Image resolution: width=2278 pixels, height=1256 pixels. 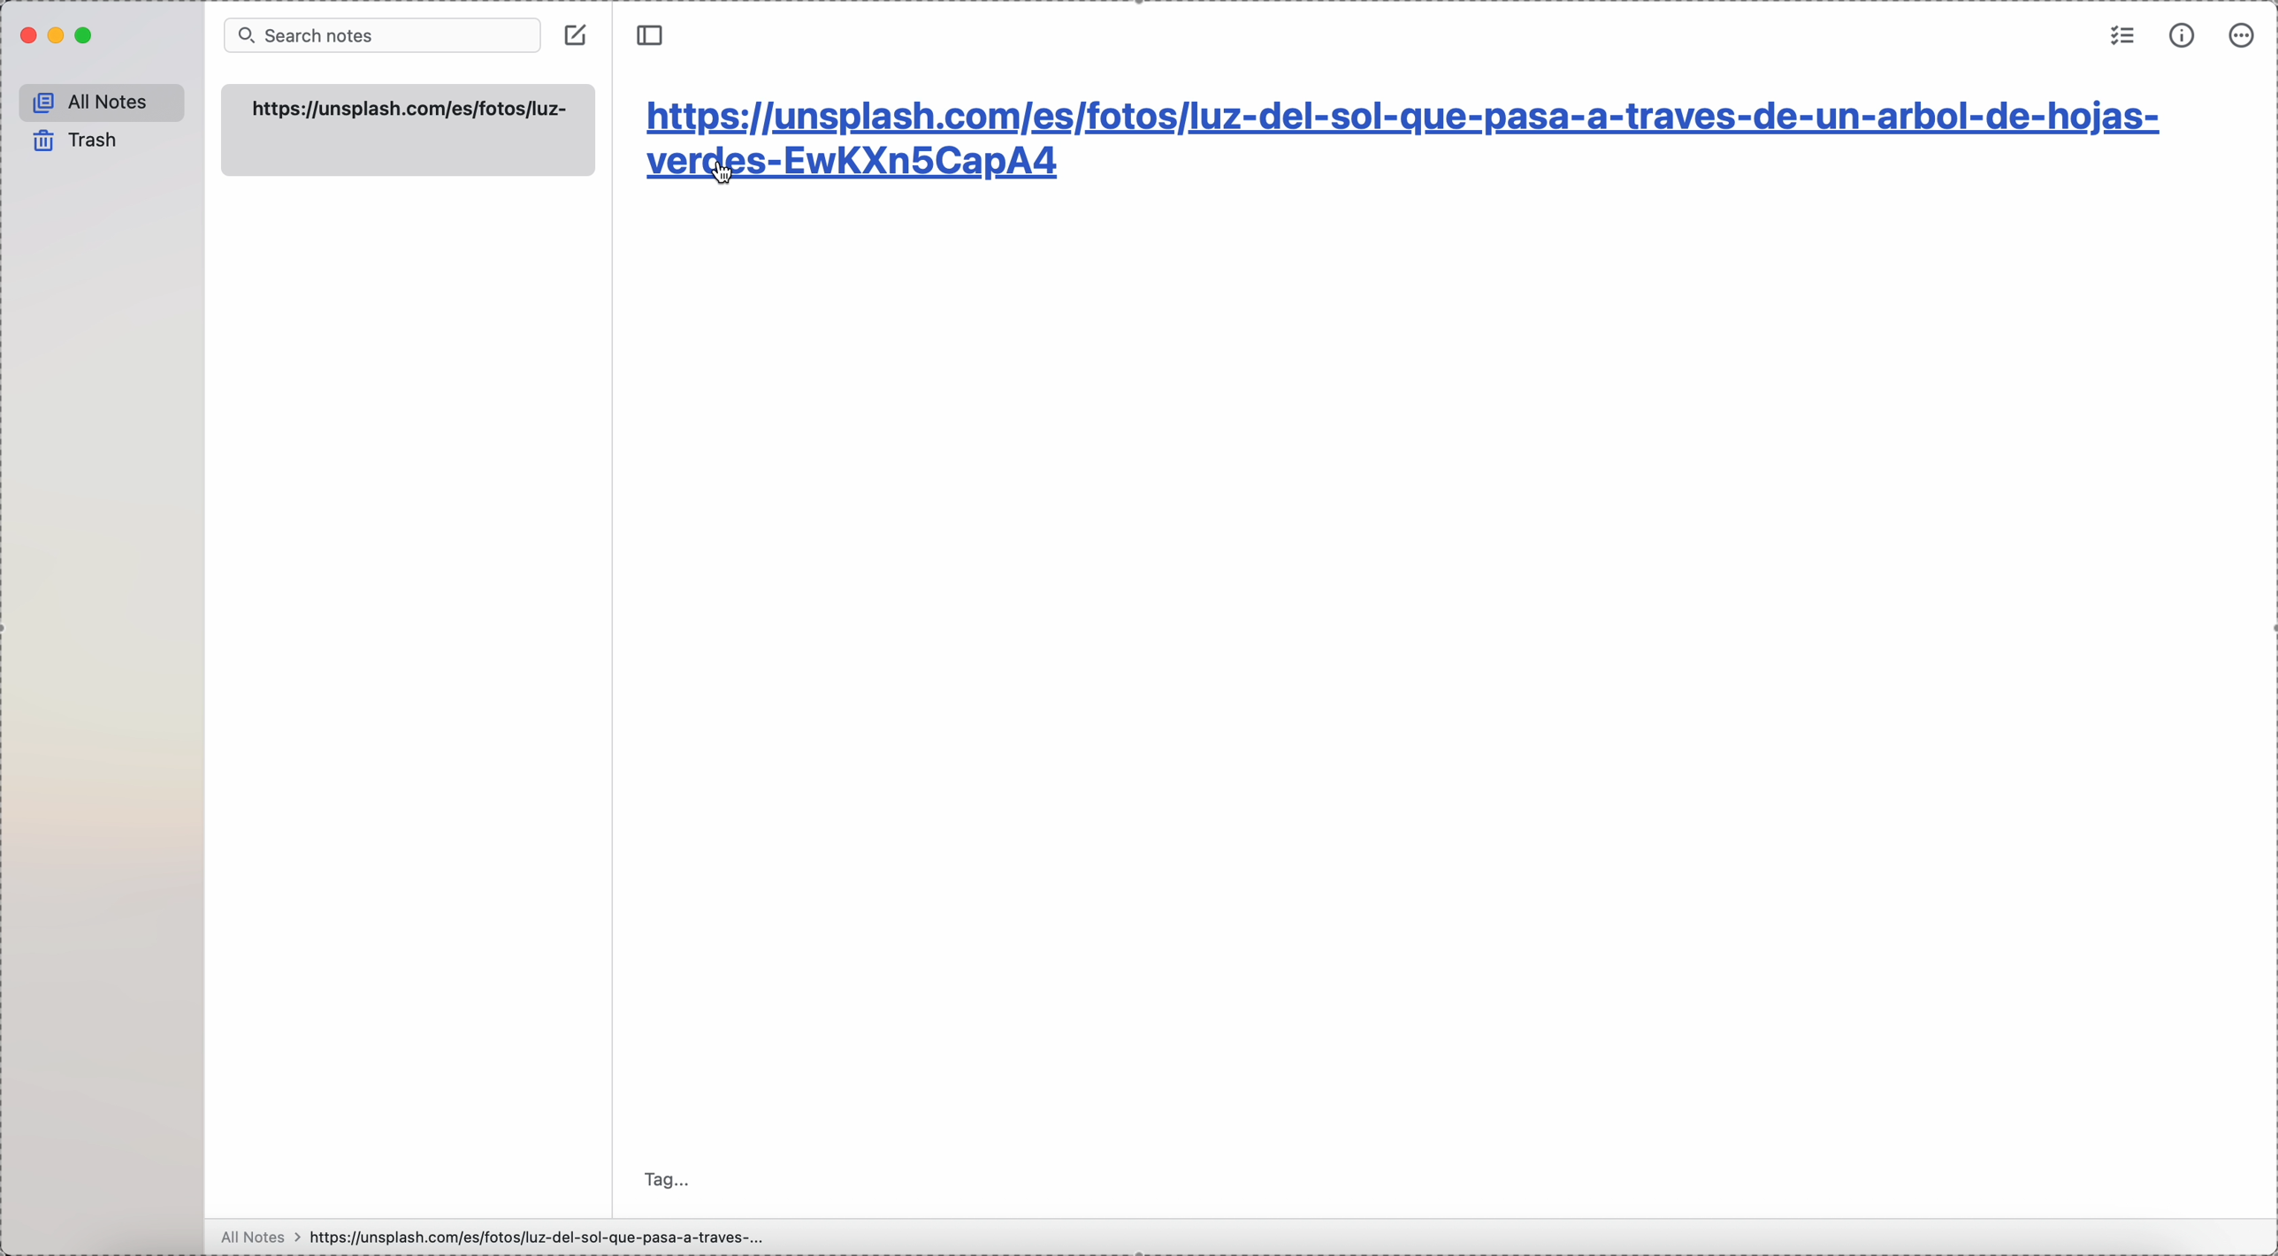 I want to click on tag, so click(x=663, y=1176).